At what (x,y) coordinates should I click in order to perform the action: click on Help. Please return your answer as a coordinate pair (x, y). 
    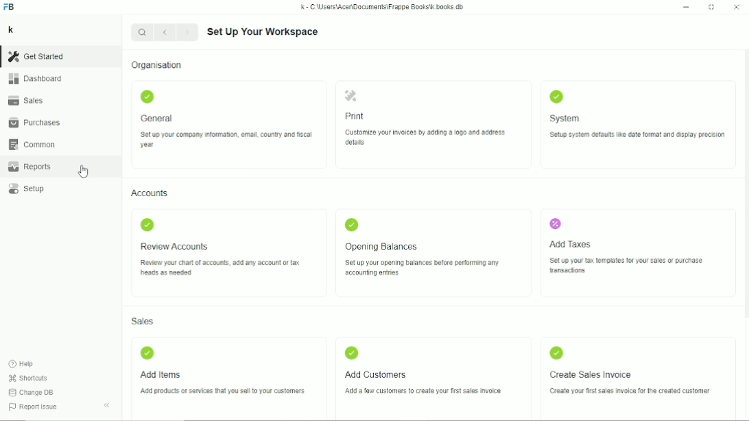
    Looking at the image, I should click on (23, 364).